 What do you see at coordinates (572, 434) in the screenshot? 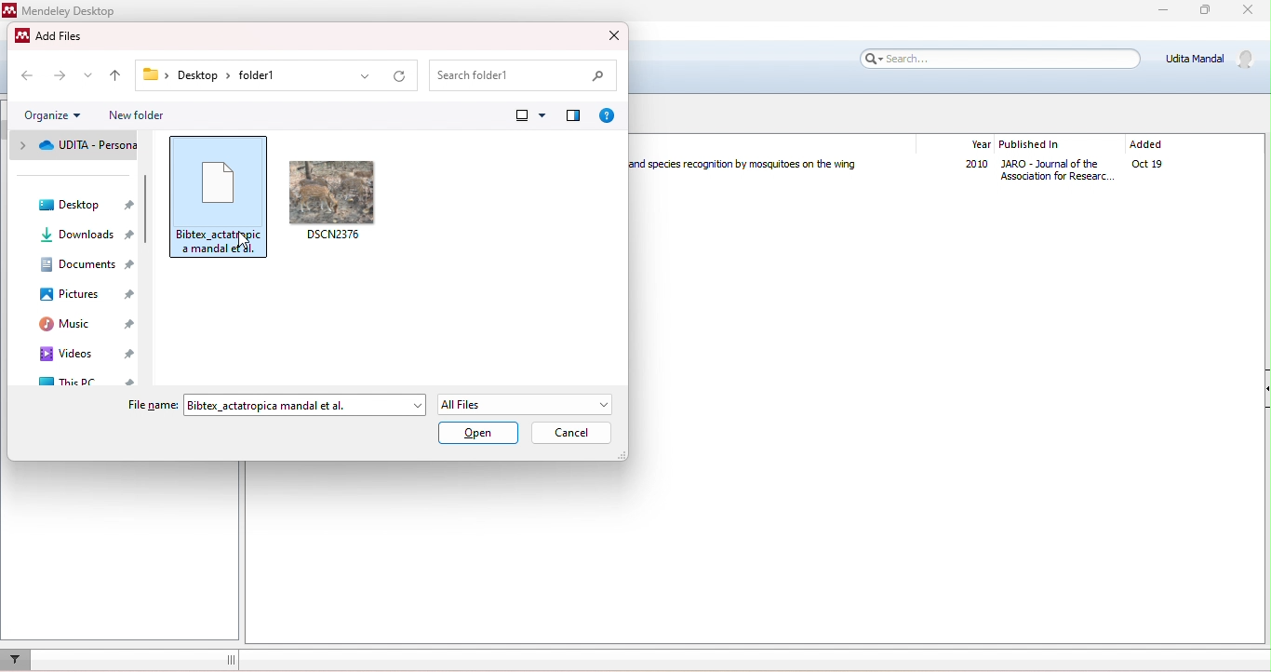
I see `cancel` at bounding box center [572, 434].